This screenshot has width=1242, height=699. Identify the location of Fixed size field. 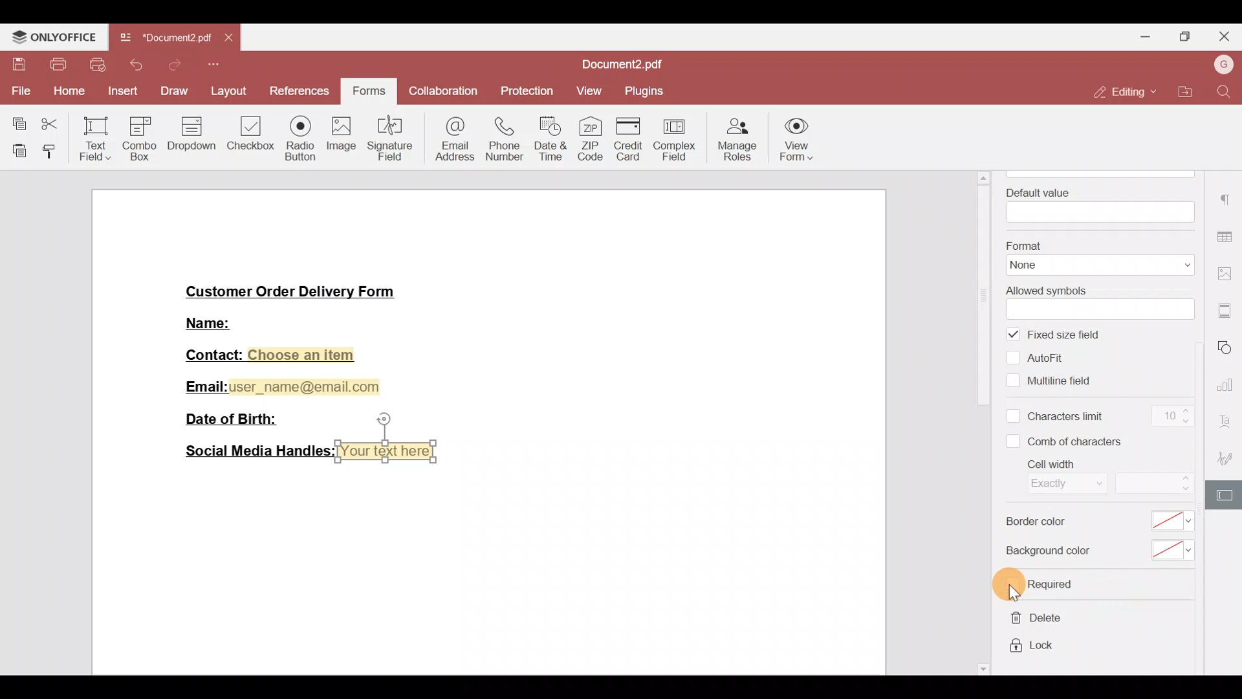
(1065, 335).